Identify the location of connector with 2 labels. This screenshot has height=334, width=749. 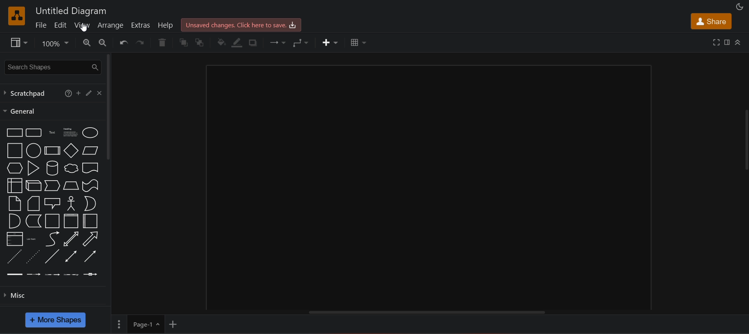
(52, 274).